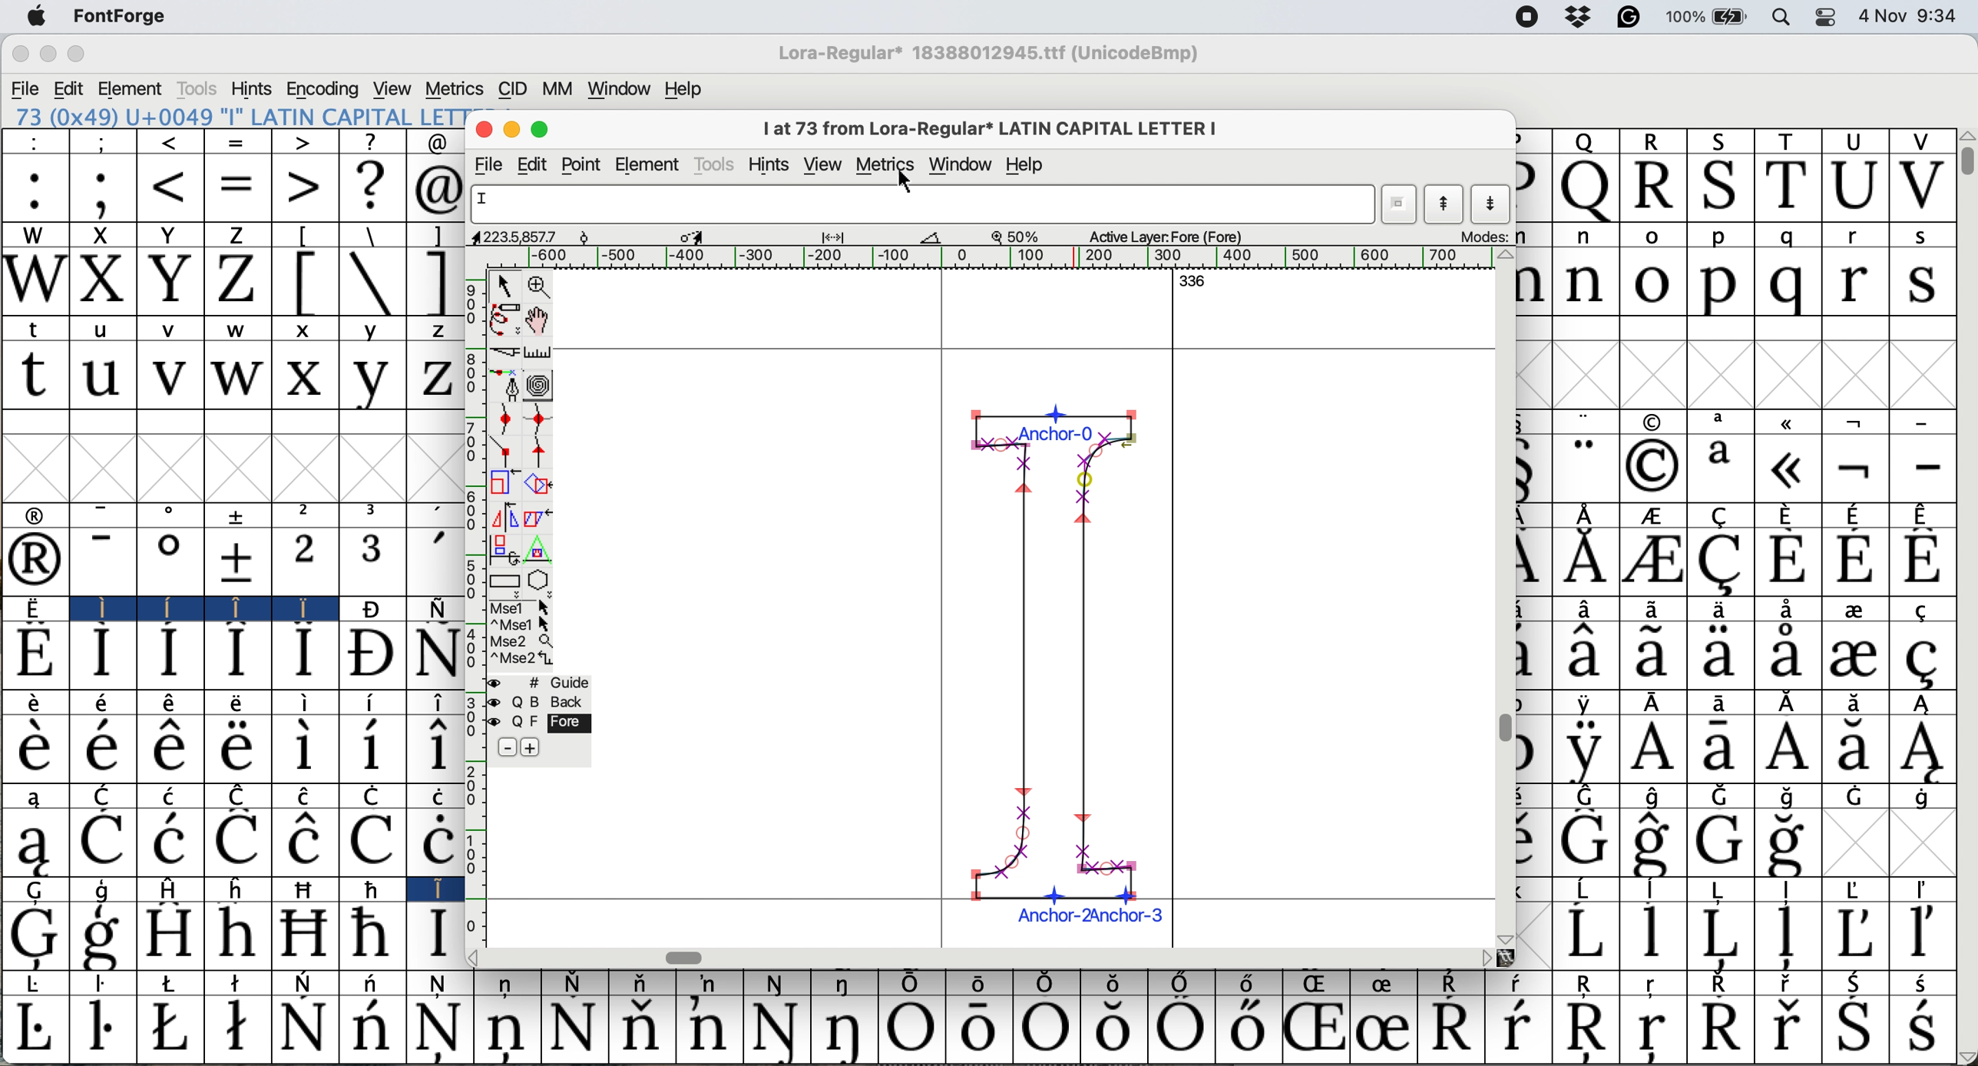 This screenshot has width=1978, height=1066. What do you see at coordinates (24, 89) in the screenshot?
I see `file` at bounding box center [24, 89].